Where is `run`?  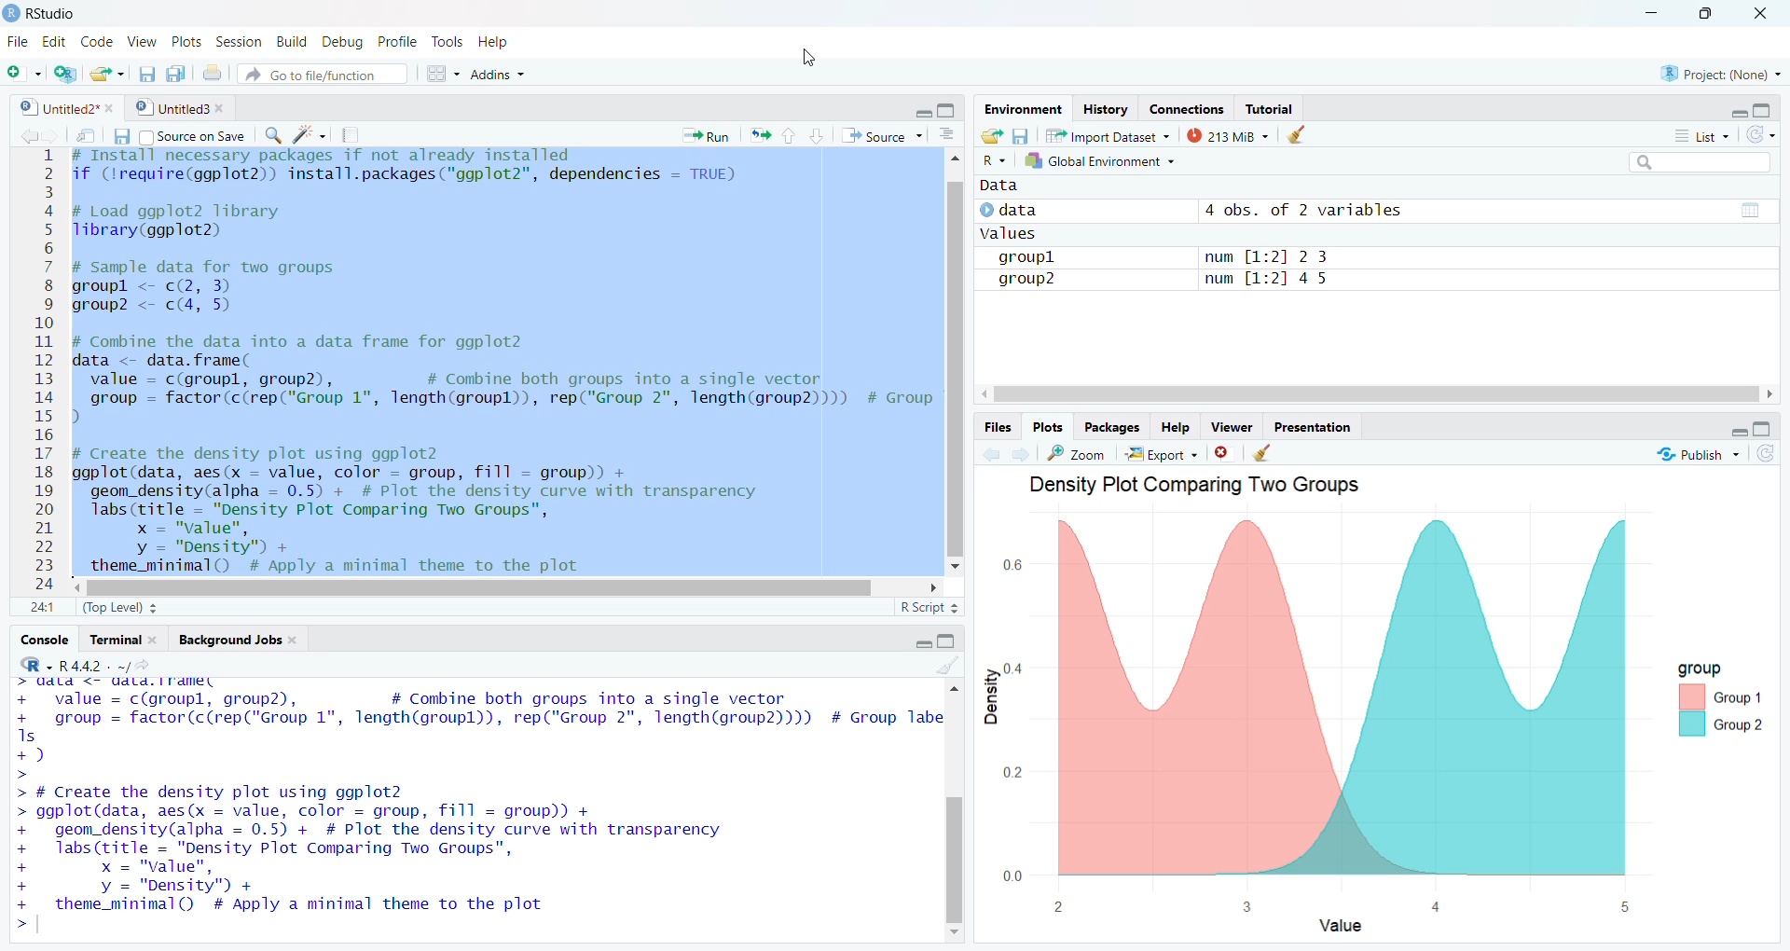 run is located at coordinates (699, 136).